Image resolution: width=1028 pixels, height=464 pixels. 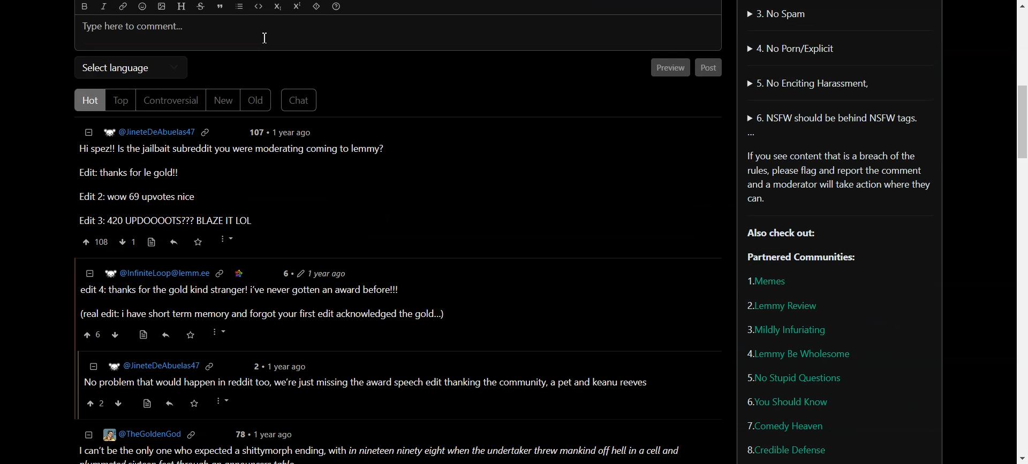 What do you see at coordinates (774, 281) in the screenshot?
I see `Memes` at bounding box center [774, 281].